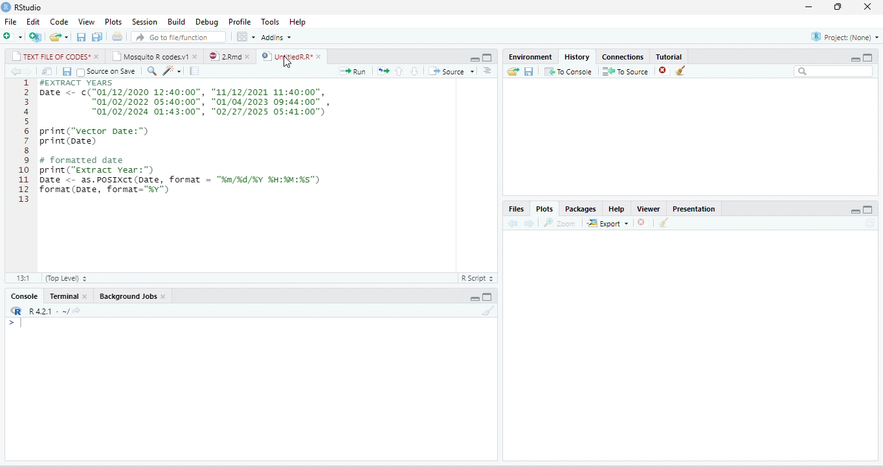  I want to click on Maximize, so click(867, 58).